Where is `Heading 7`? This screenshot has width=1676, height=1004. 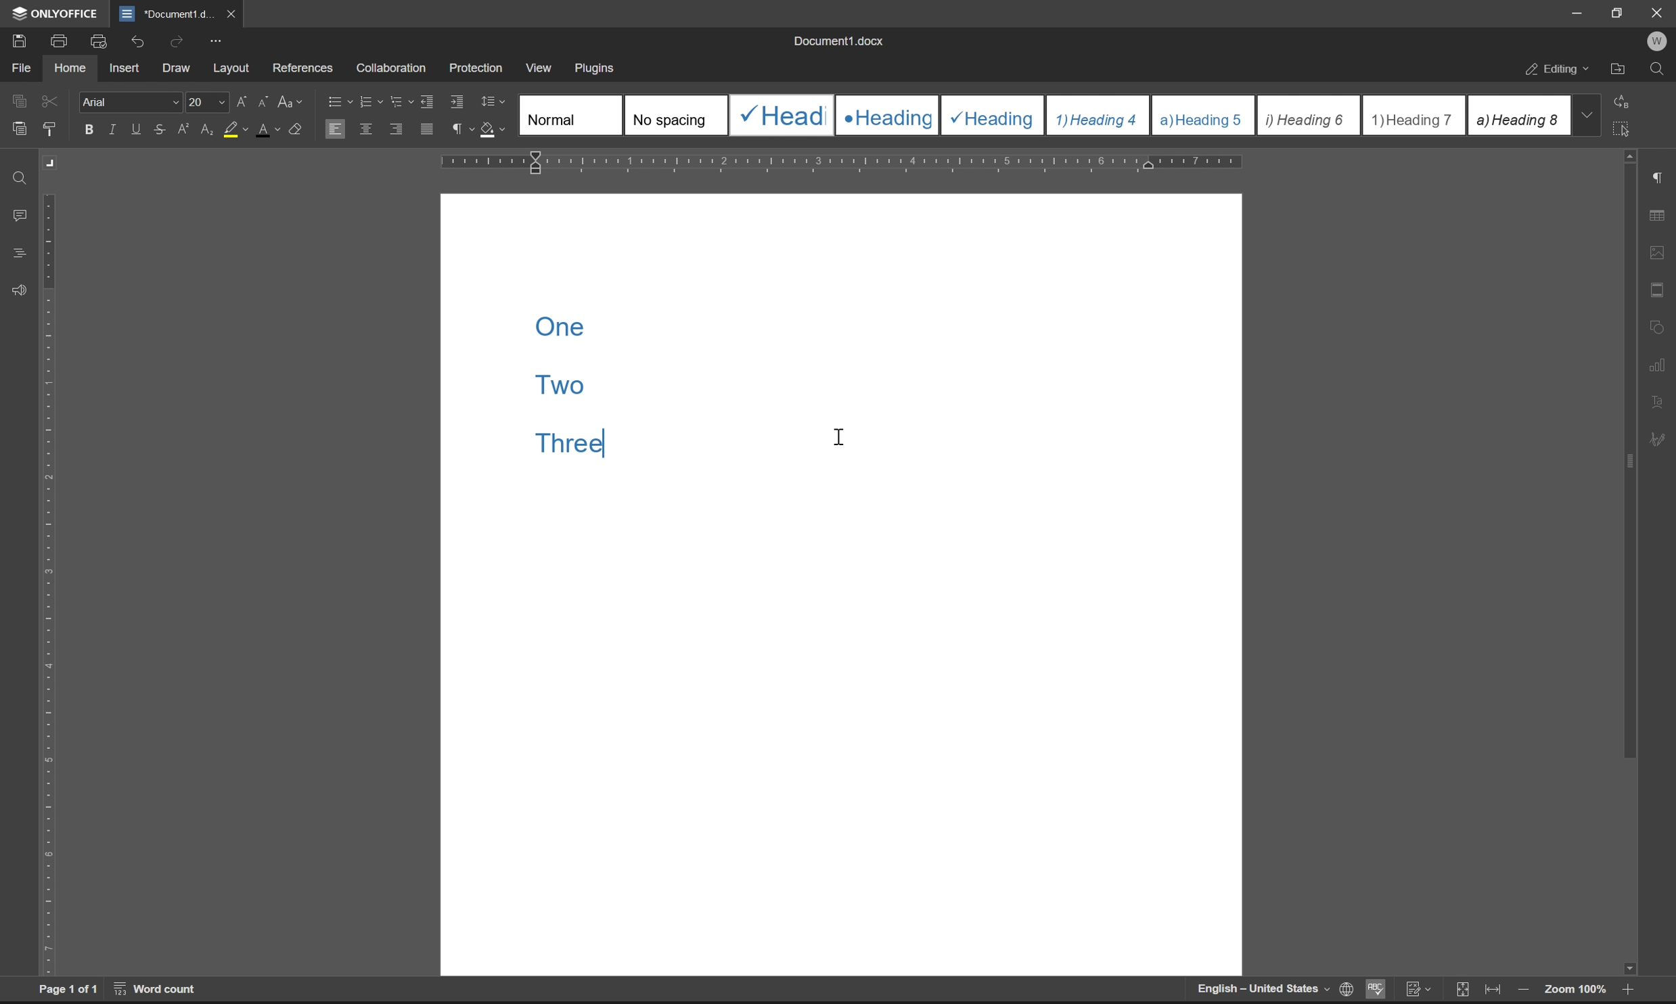 Heading 7 is located at coordinates (1414, 116).